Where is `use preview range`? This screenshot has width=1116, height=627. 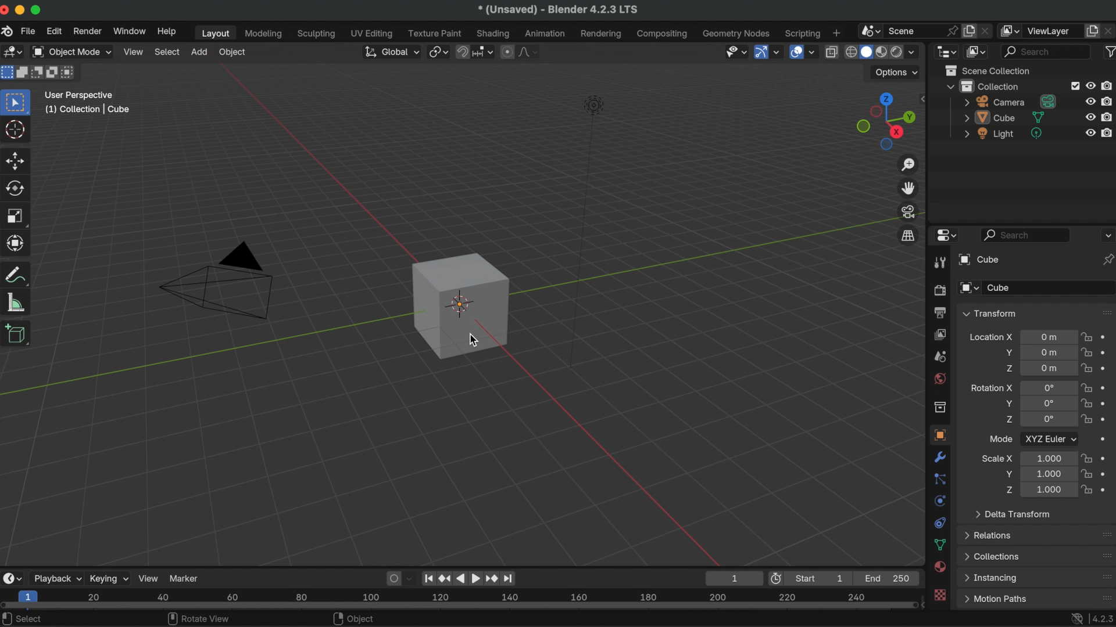
use preview range is located at coordinates (778, 578).